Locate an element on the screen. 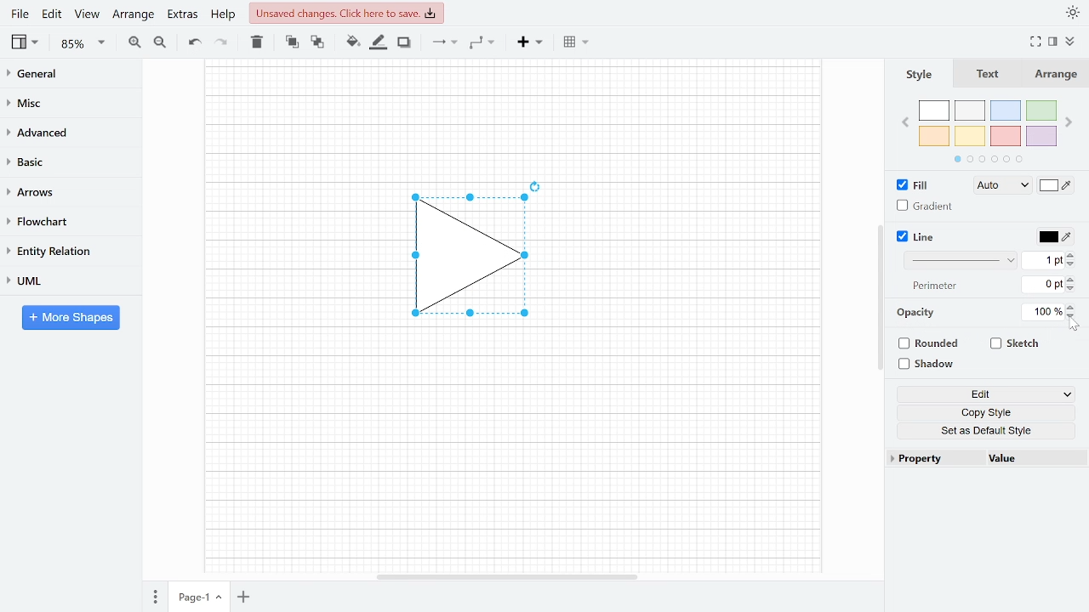  yellow is located at coordinates (971, 135).